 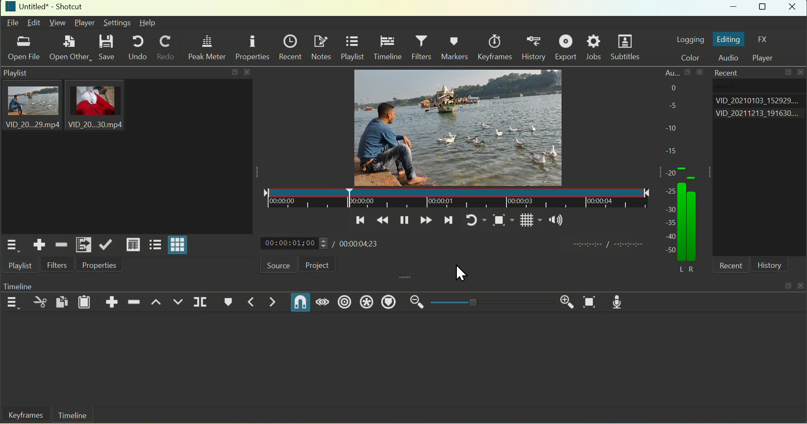 What do you see at coordinates (13, 302) in the screenshot?
I see `Timeline Menu` at bounding box center [13, 302].